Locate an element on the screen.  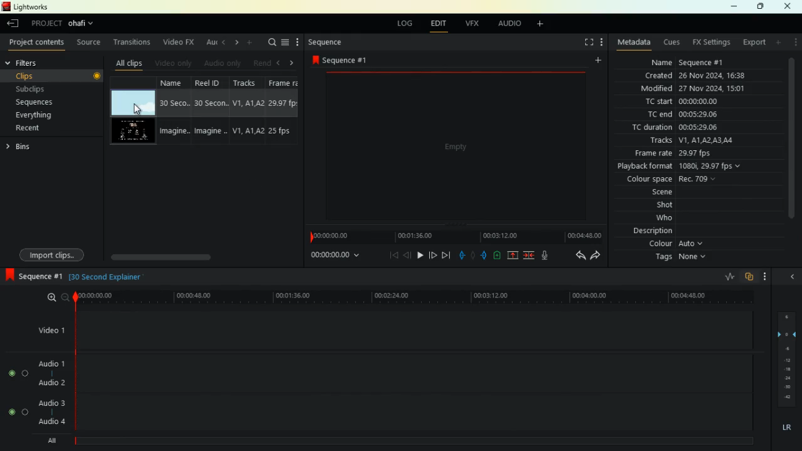
add is located at coordinates (543, 26).